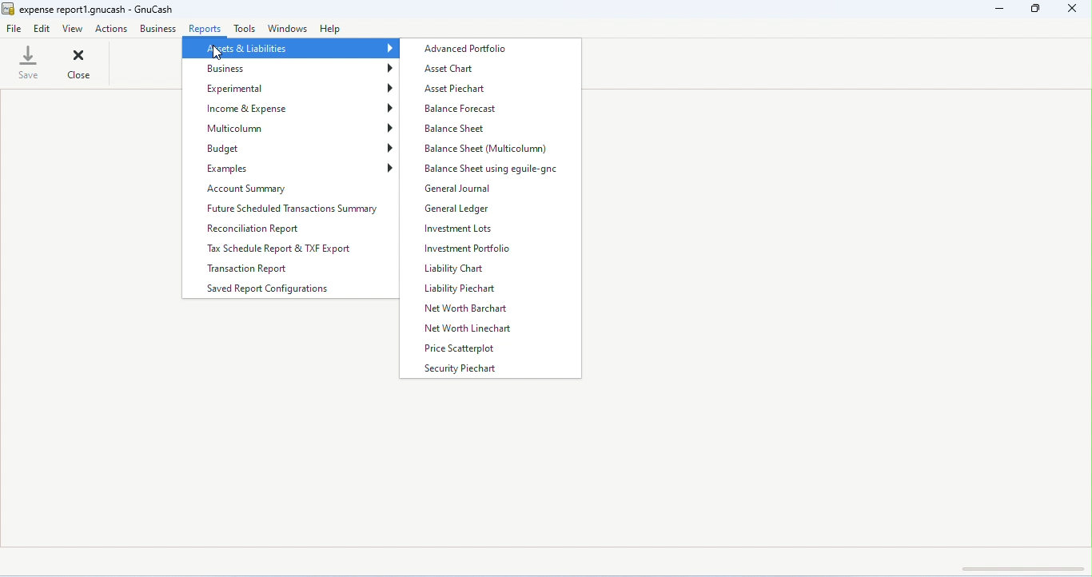 Image resolution: width=1092 pixels, height=577 pixels. What do you see at coordinates (462, 109) in the screenshot?
I see `balance forecast` at bounding box center [462, 109].